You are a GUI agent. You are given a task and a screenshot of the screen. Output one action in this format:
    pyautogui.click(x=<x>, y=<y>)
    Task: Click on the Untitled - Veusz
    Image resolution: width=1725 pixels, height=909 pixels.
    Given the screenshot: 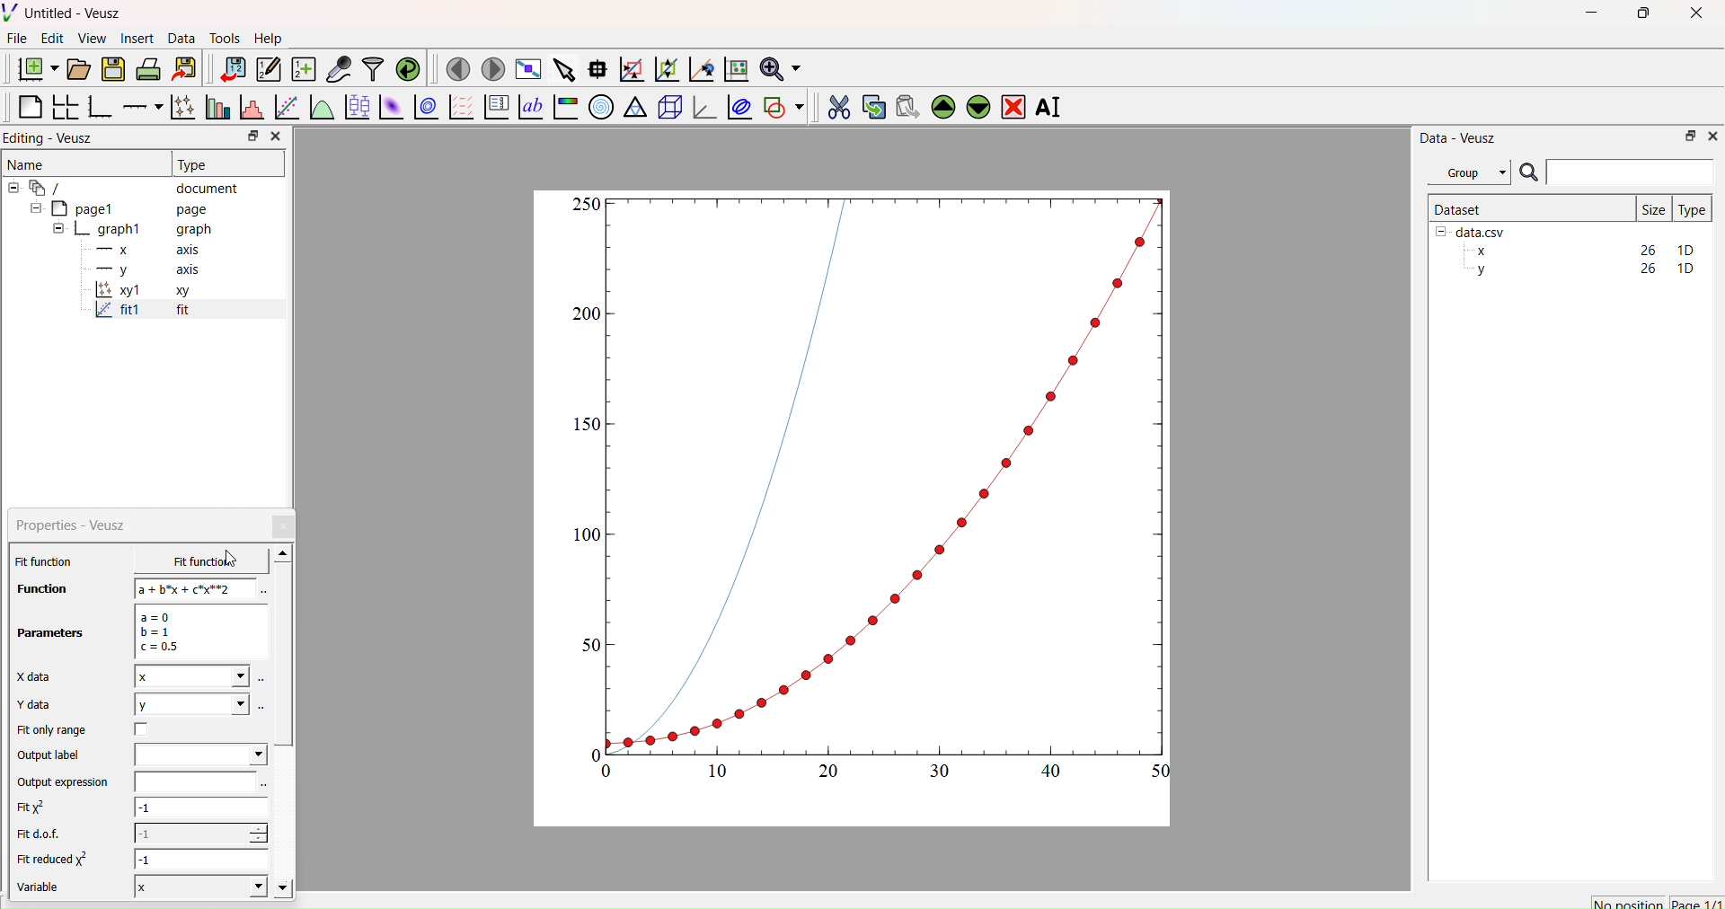 What is the action you would take?
    pyautogui.click(x=66, y=13)
    